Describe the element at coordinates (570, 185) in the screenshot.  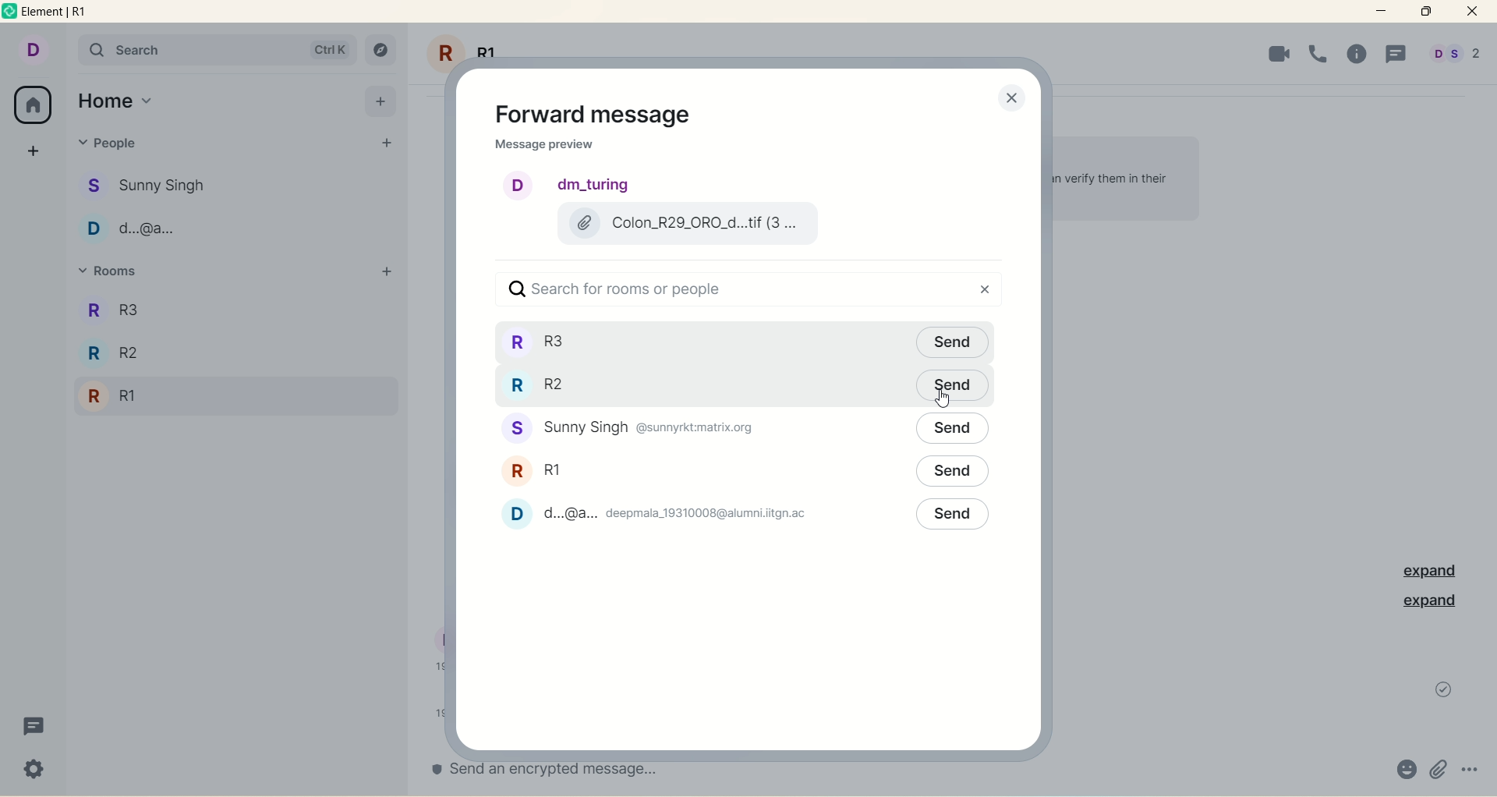
I see `account` at that location.